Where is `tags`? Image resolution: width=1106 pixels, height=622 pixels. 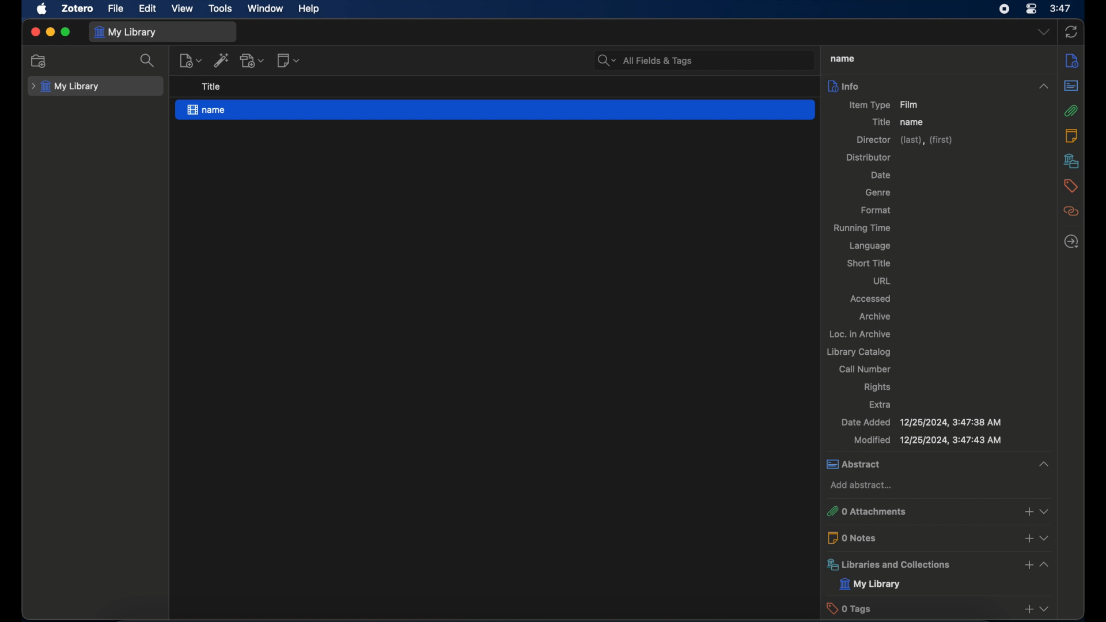
tags is located at coordinates (1071, 186).